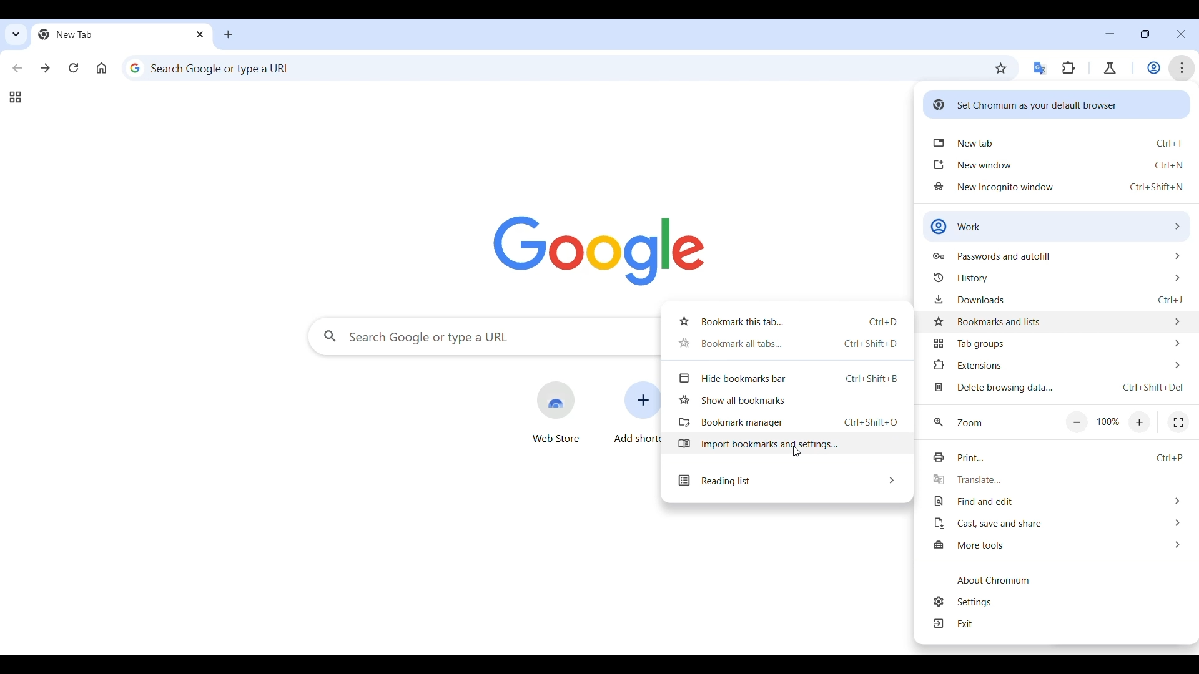  I want to click on Bookmark all tabs..., so click(785, 343).